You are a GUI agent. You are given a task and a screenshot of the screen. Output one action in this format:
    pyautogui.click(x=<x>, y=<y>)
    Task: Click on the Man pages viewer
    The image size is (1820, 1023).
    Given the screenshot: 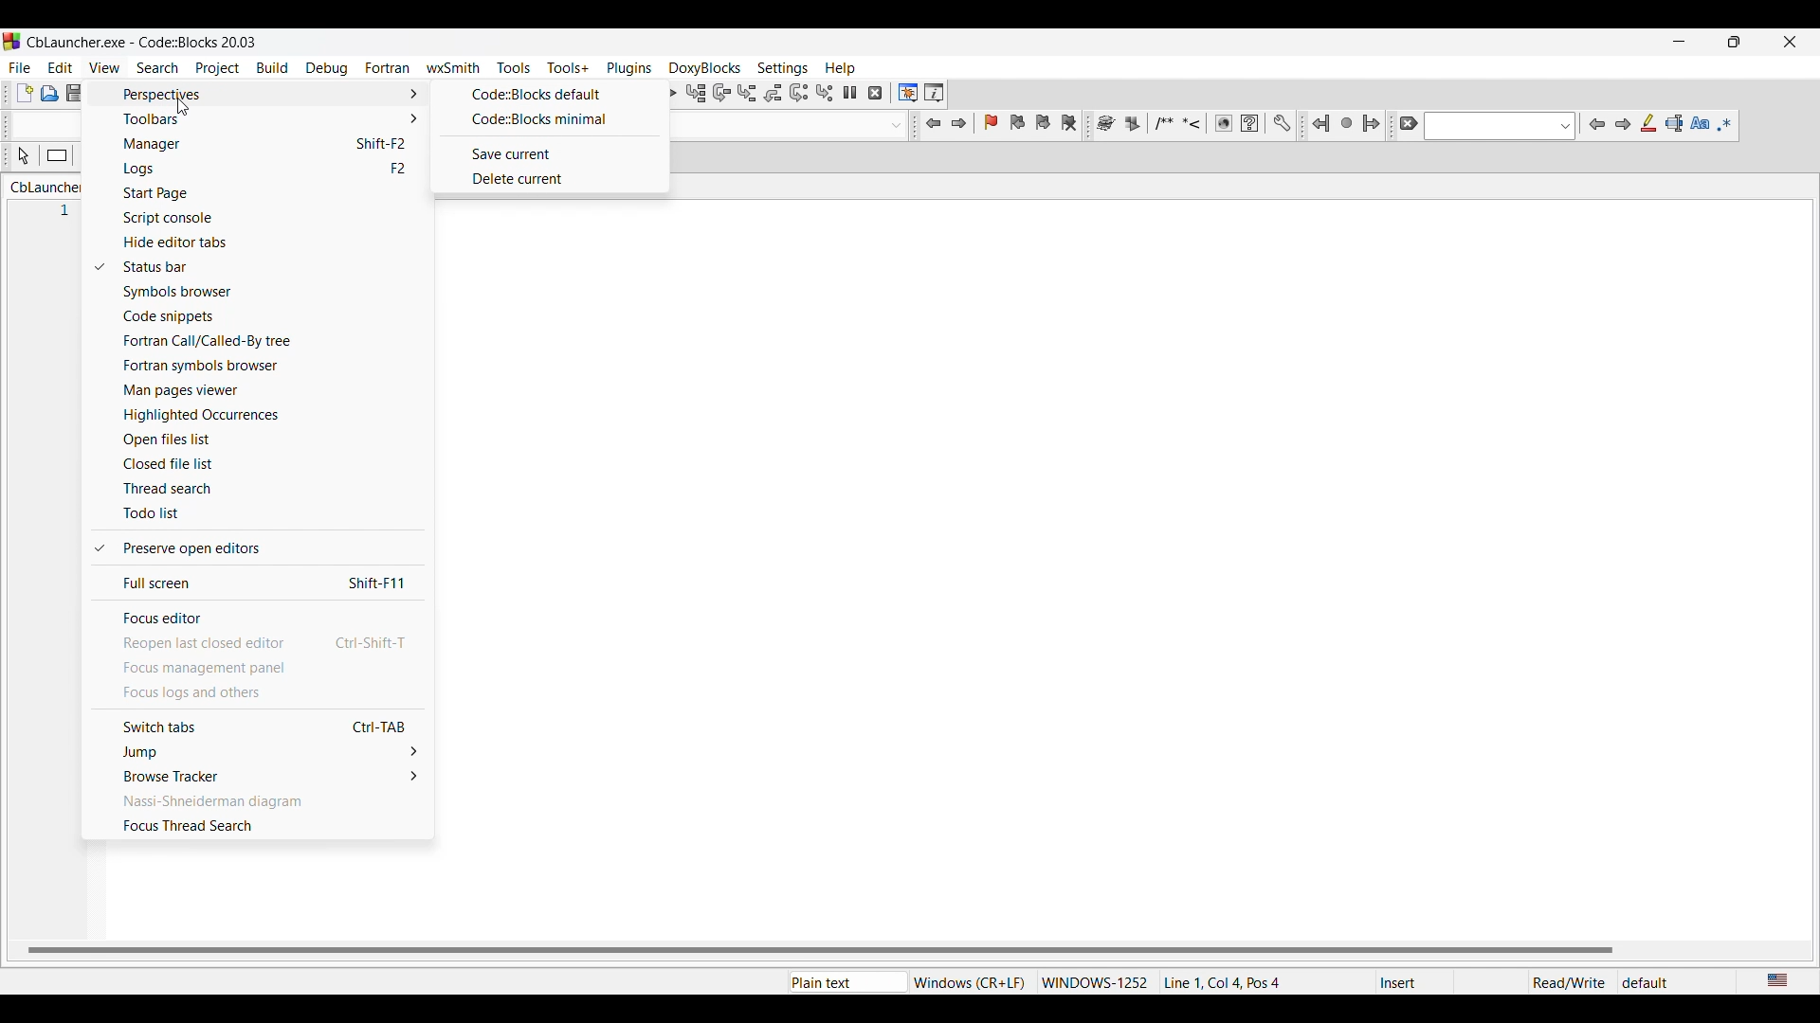 What is the action you would take?
    pyautogui.click(x=271, y=390)
    